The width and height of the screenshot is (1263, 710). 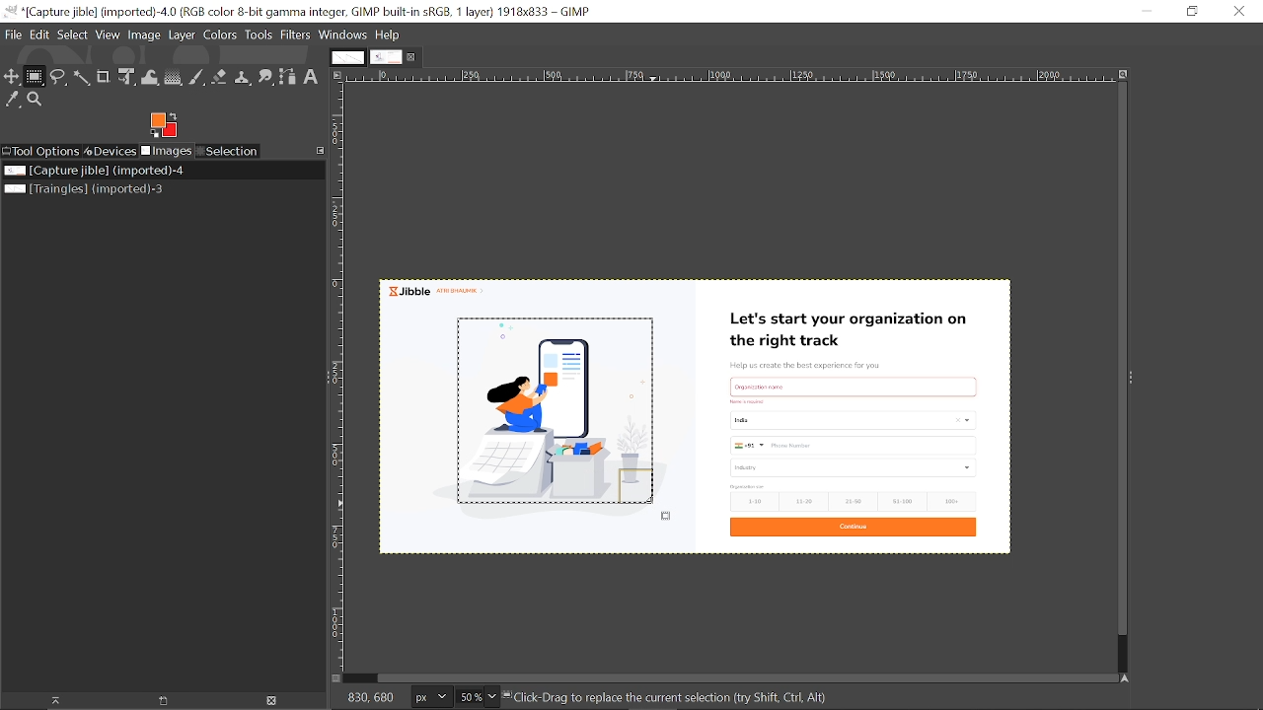 What do you see at coordinates (1138, 379) in the screenshot?
I see `Sidebar menu` at bounding box center [1138, 379].